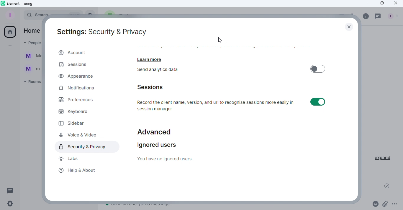 This screenshot has width=403, height=210. Describe the element at coordinates (32, 15) in the screenshot. I see `Search` at that location.